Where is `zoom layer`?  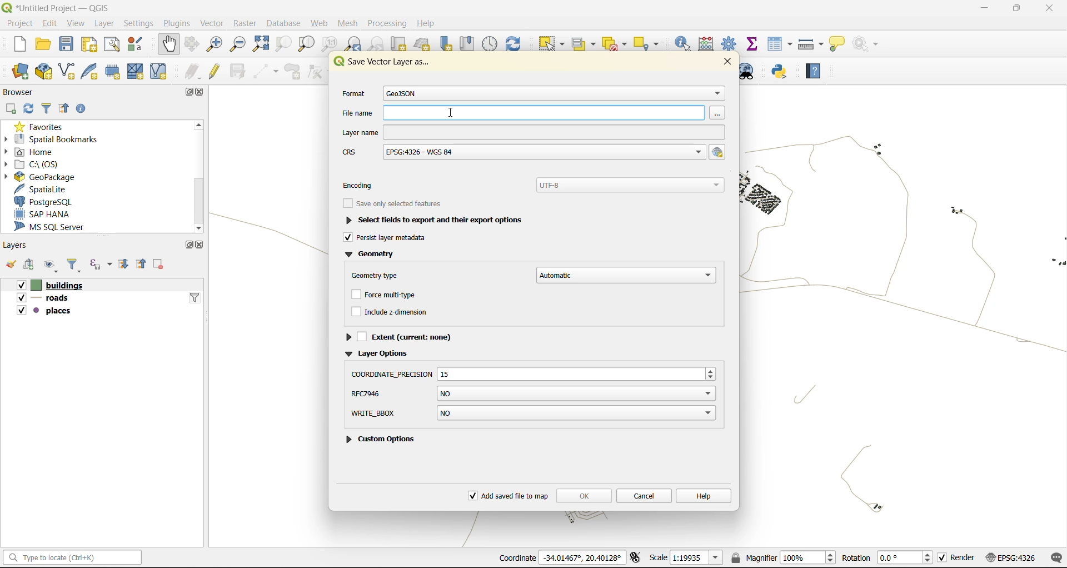
zoom layer is located at coordinates (306, 44).